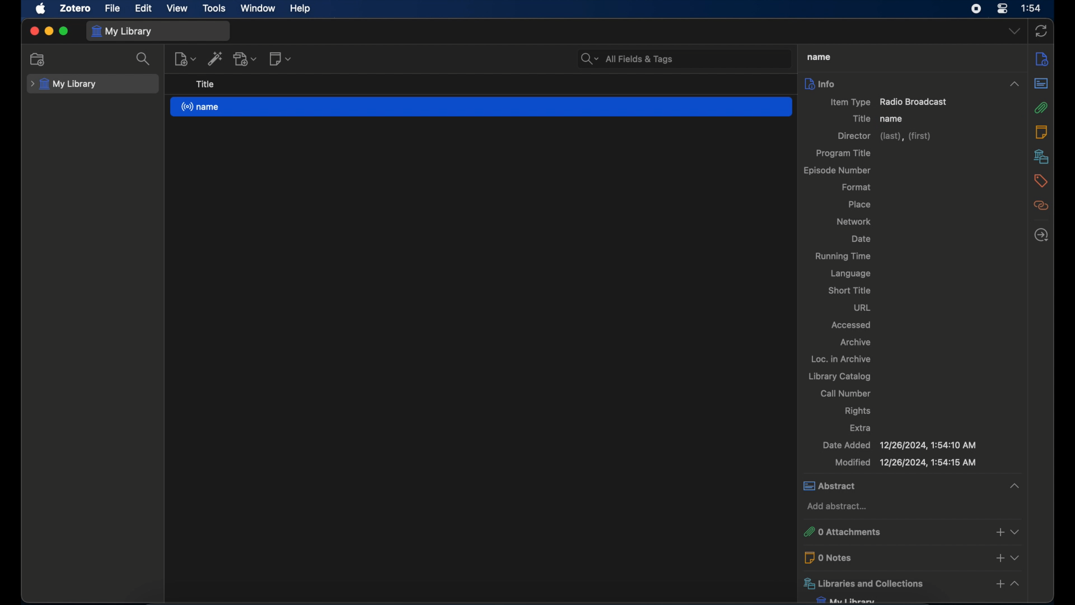 The width and height of the screenshot is (1075, 605). What do you see at coordinates (185, 58) in the screenshot?
I see `new item` at bounding box center [185, 58].